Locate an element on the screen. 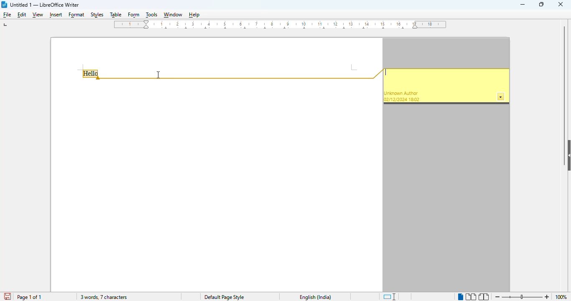 The width and height of the screenshot is (571, 301). zoom in is located at coordinates (547, 297).